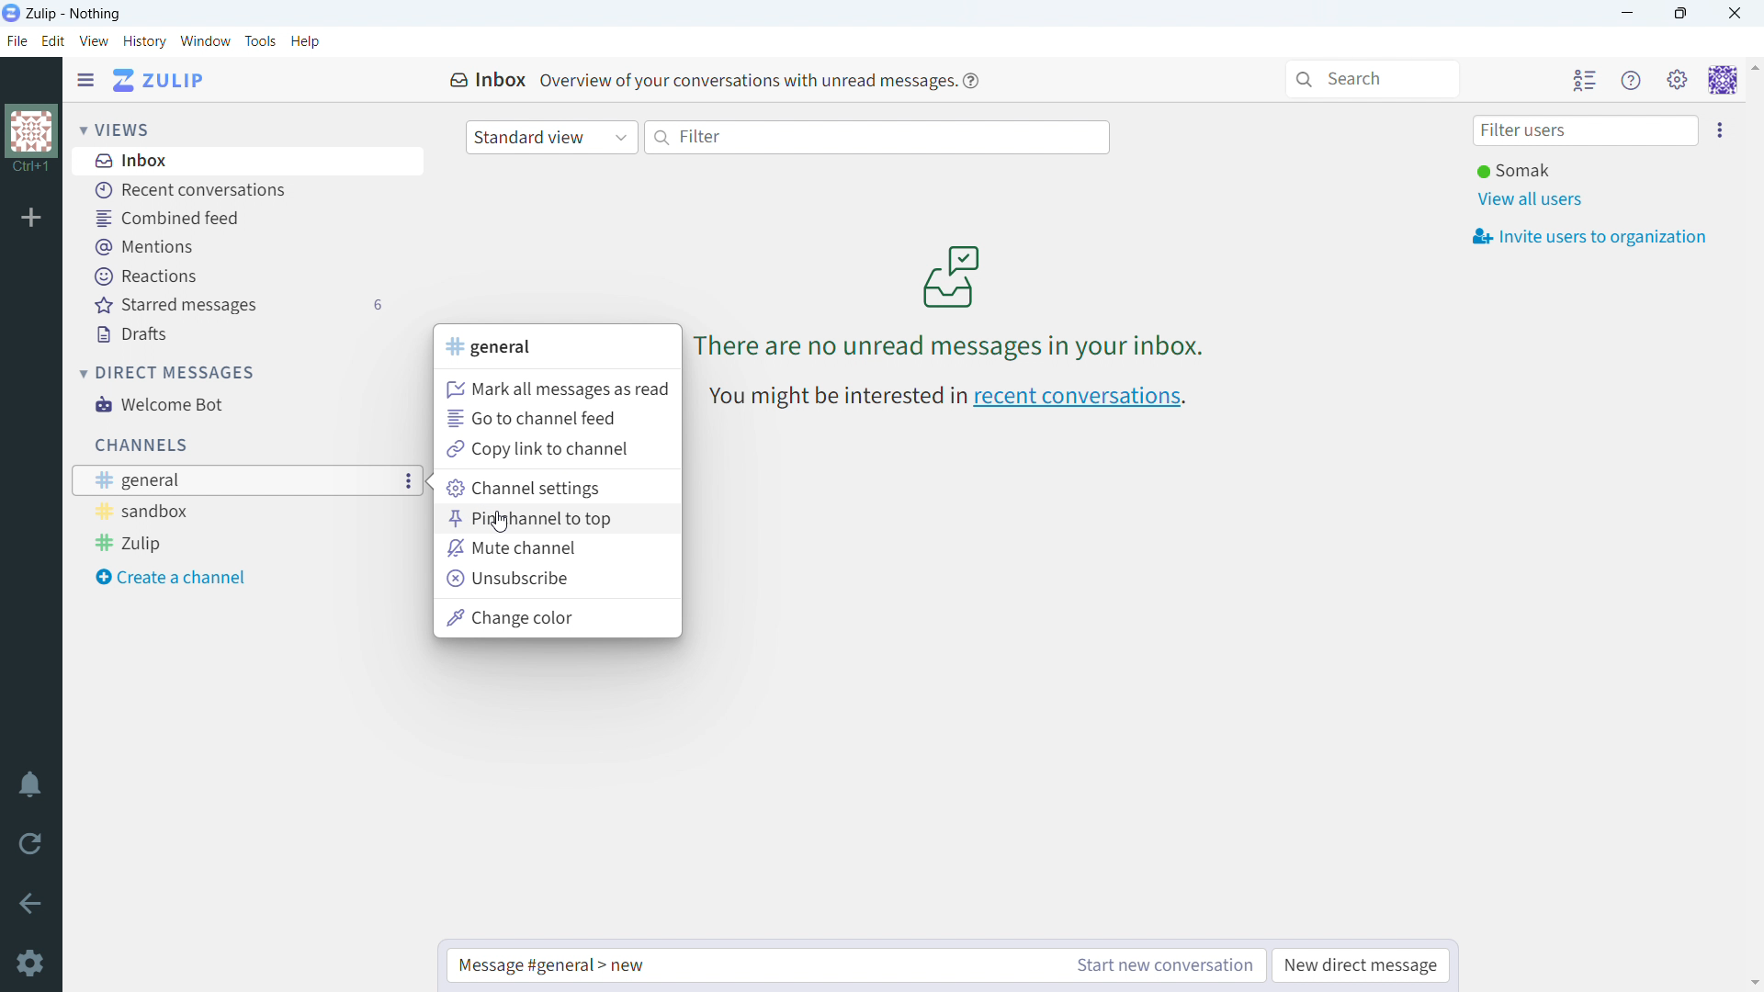  Describe the element at coordinates (1529, 200) in the screenshot. I see `view all users` at that location.